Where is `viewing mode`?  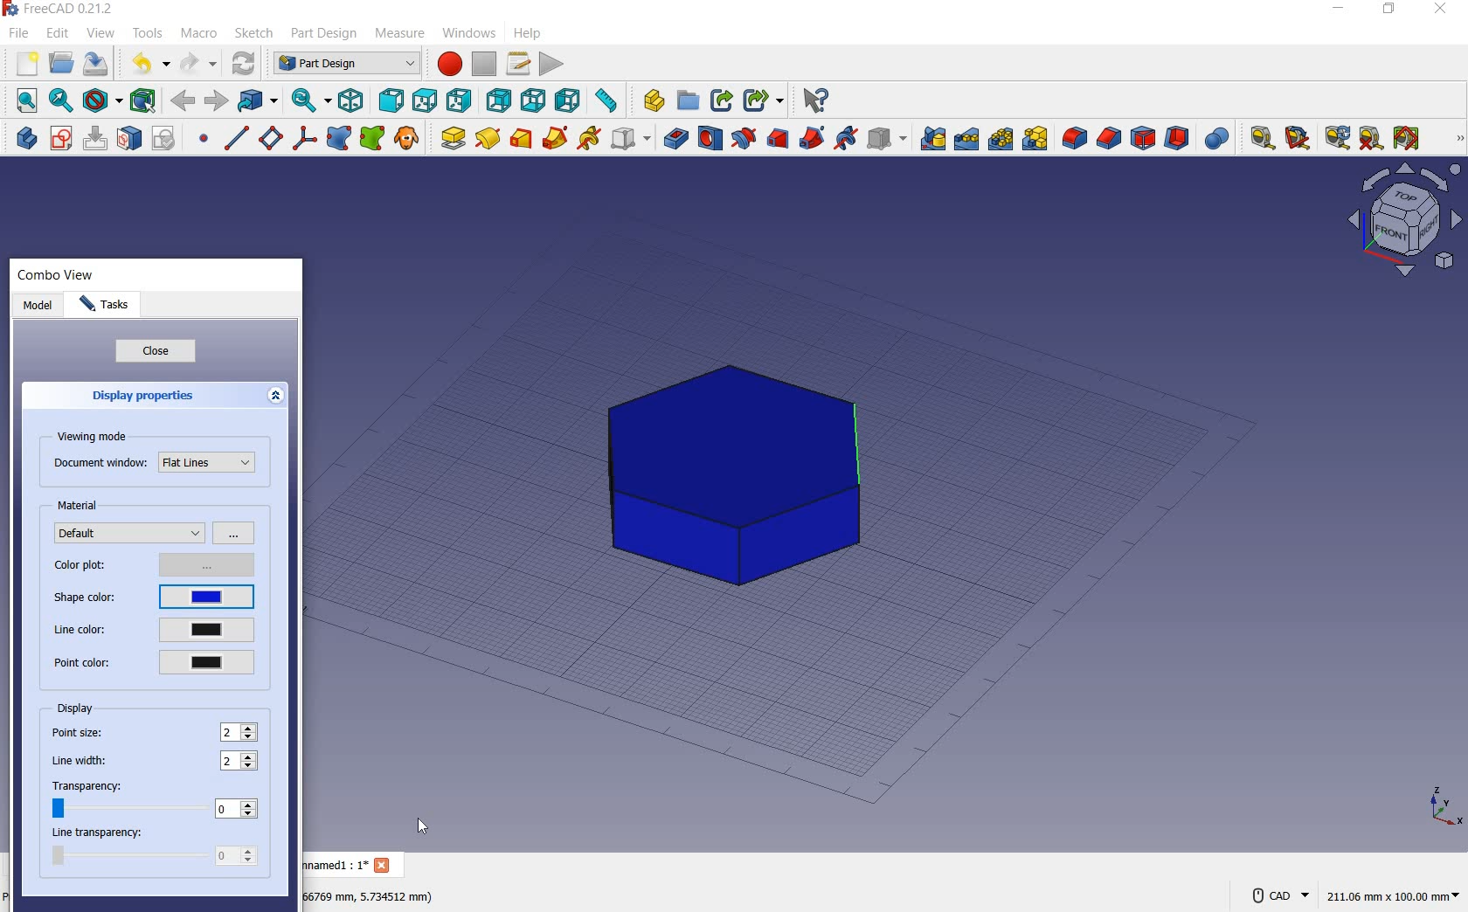 viewing mode is located at coordinates (84, 437).